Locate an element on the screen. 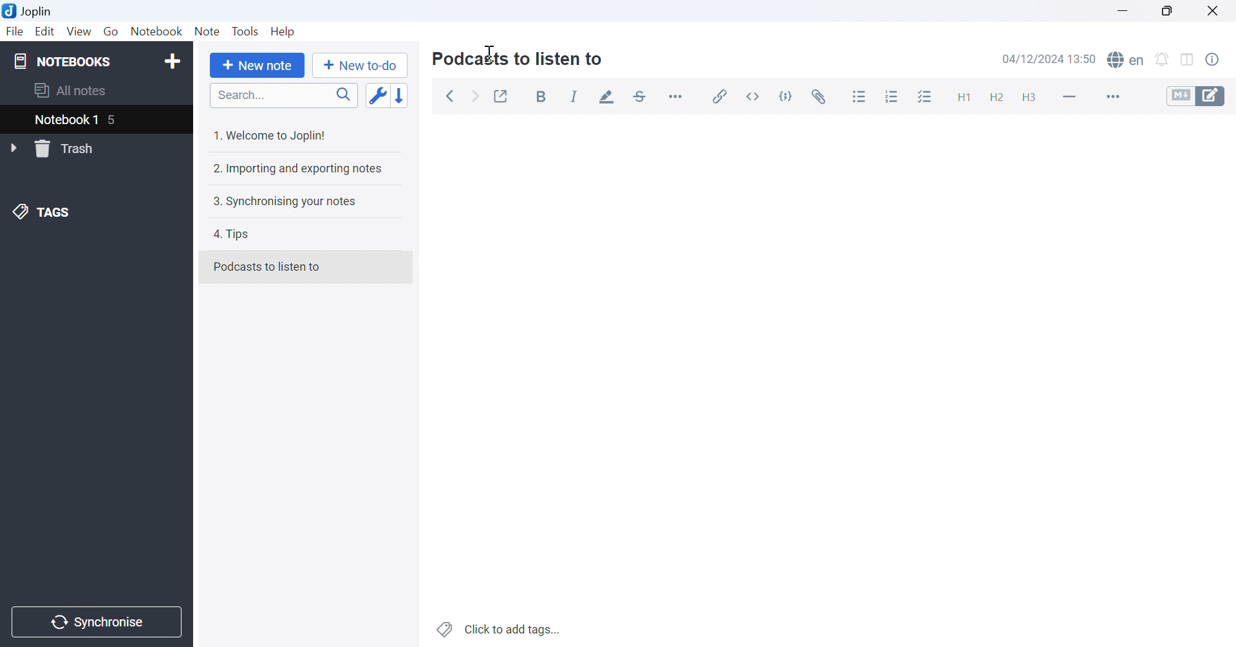 Image resolution: width=1236 pixels, height=647 pixels. Trash is located at coordinates (72, 149).